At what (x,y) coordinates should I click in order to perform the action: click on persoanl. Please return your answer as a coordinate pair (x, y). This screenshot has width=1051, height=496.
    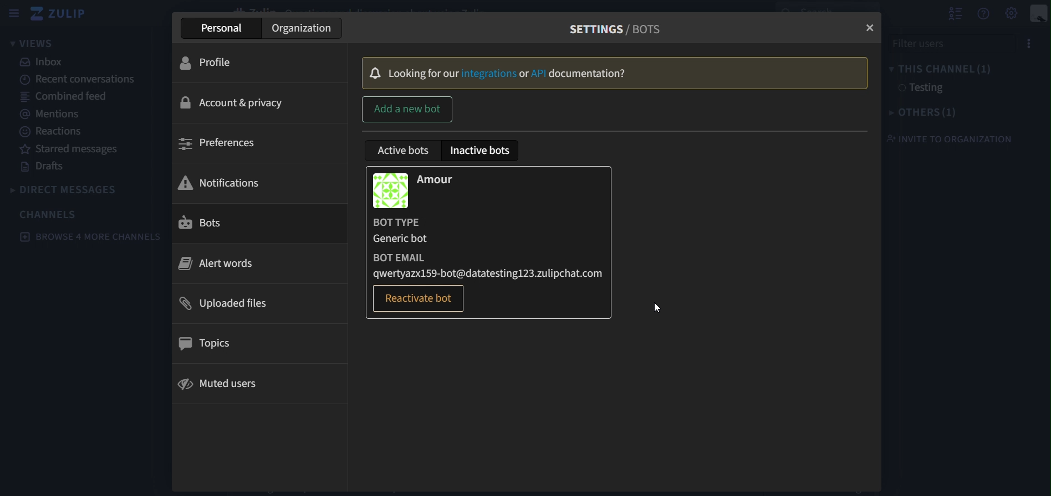
    Looking at the image, I should click on (229, 27).